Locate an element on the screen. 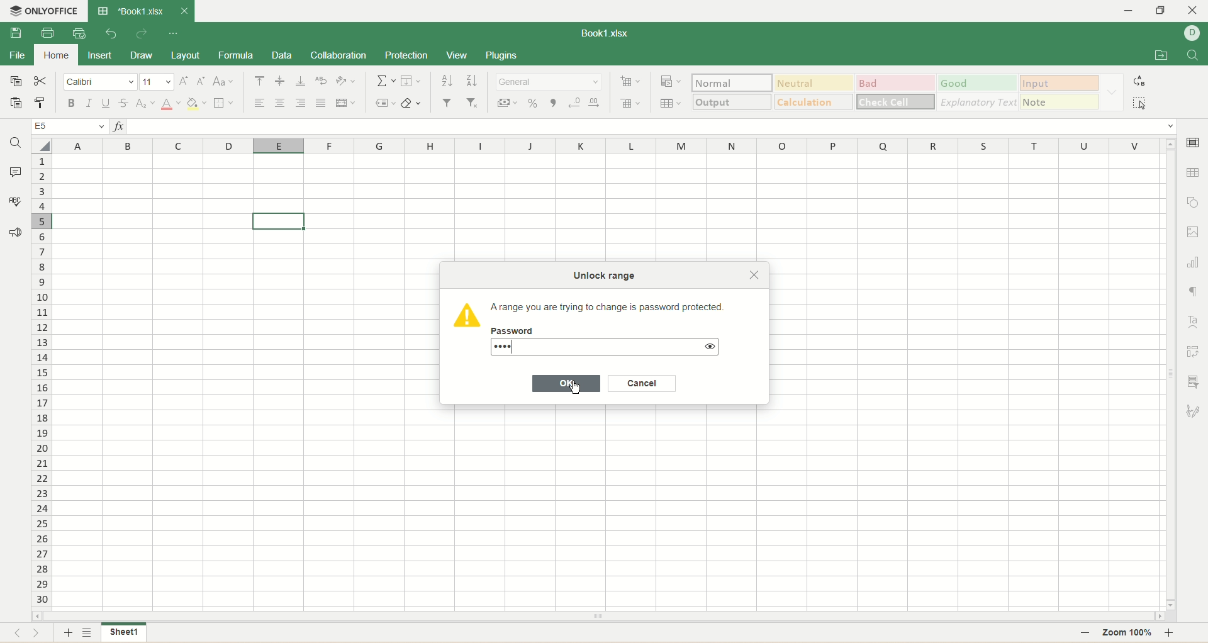  Unlock range is located at coordinates (603, 276).